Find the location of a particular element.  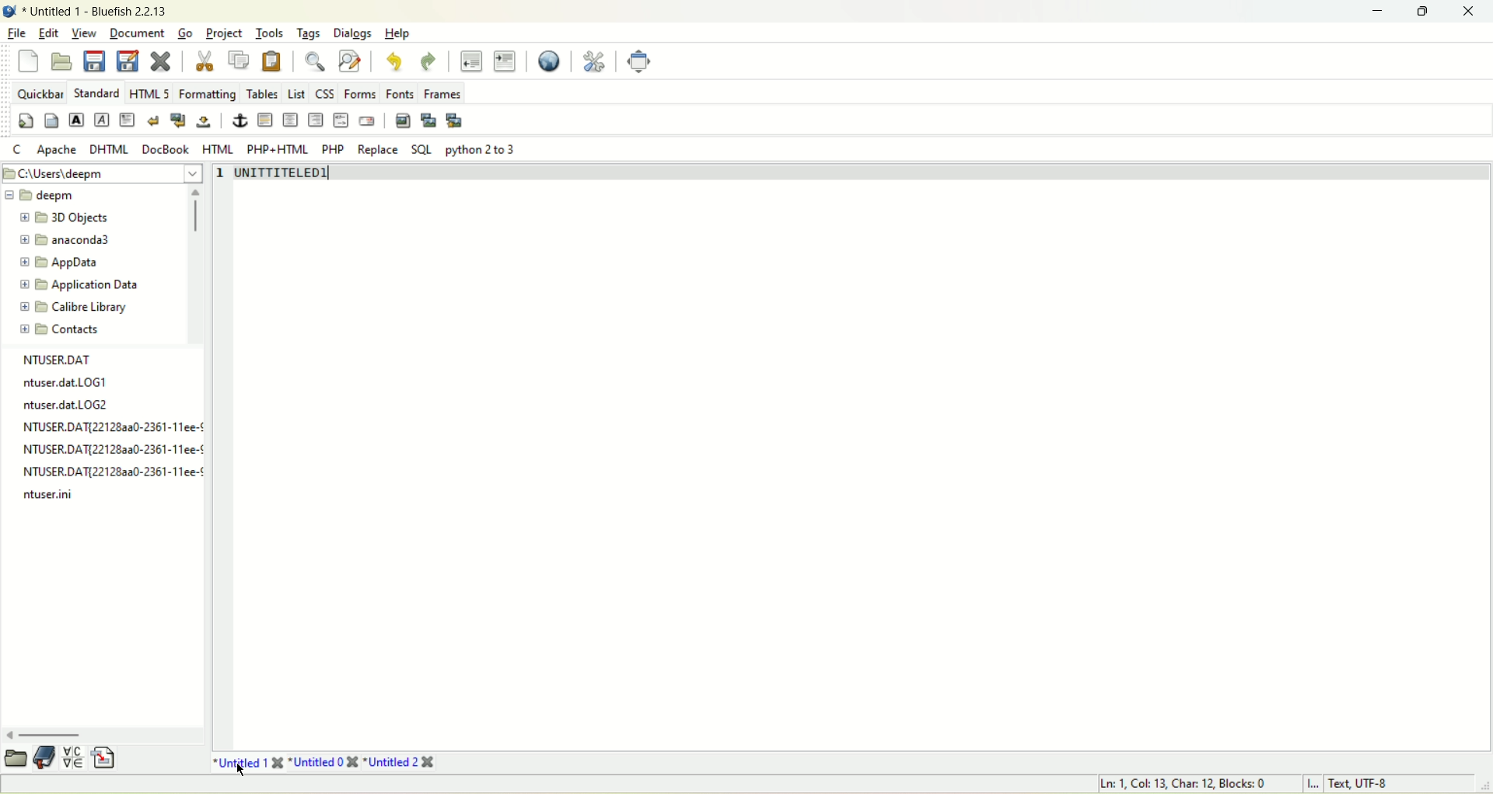

break and clear is located at coordinates (178, 121).